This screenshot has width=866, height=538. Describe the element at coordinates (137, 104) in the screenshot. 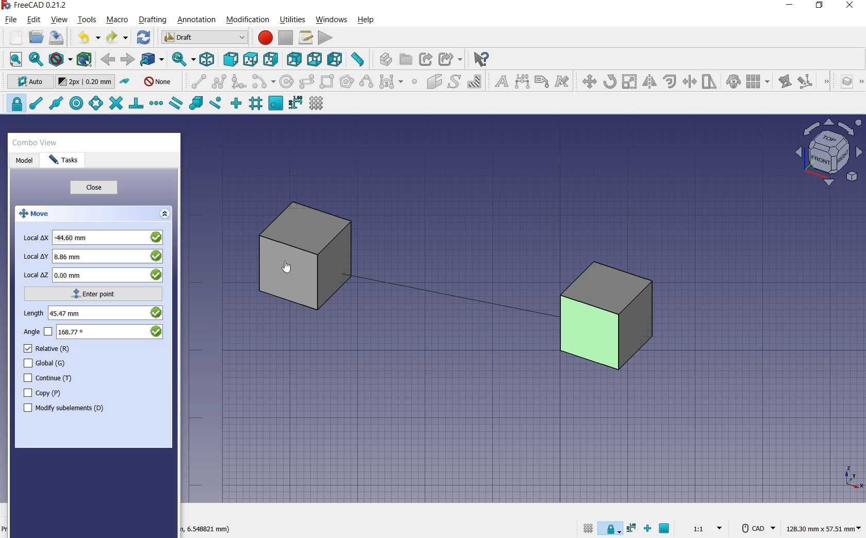

I see `snap perpendicular` at that location.